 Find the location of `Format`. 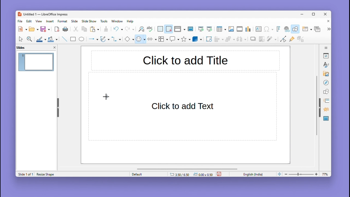

Format is located at coordinates (63, 21).